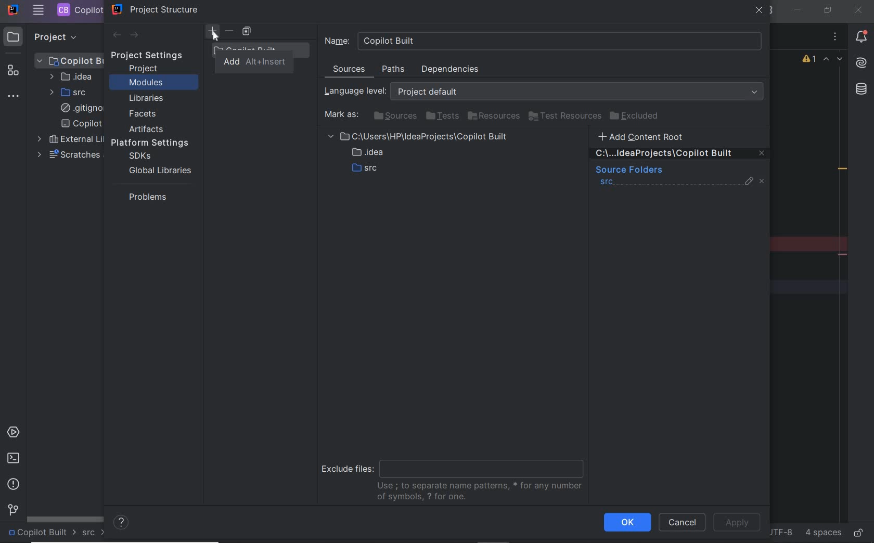 The image size is (874, 543). Describe the element at coordinates (628, 171) in the screenshot. I see `sources folders` at that location.